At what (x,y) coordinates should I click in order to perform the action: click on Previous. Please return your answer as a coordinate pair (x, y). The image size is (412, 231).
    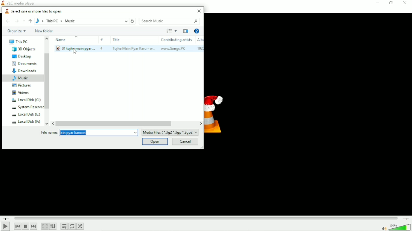
    Looking at the image, I should click on (16, 226).